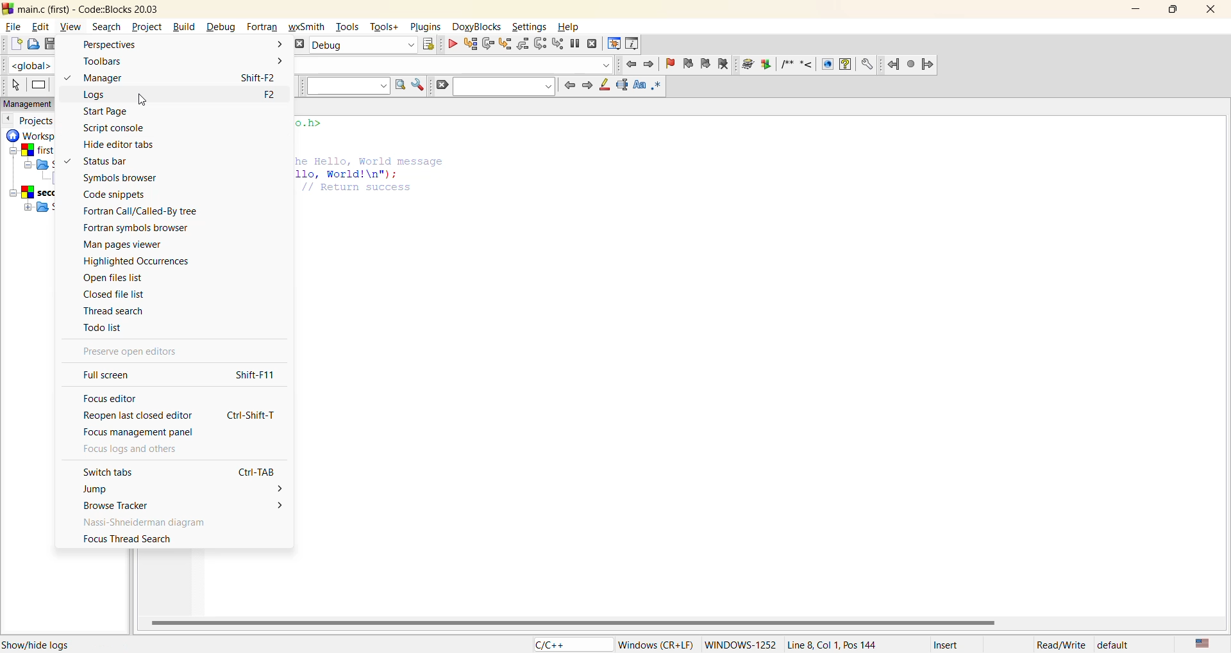 Image resolution: width=1231 pixels, height=653 pixels. I want to click on fortran call, so click(143, 211).